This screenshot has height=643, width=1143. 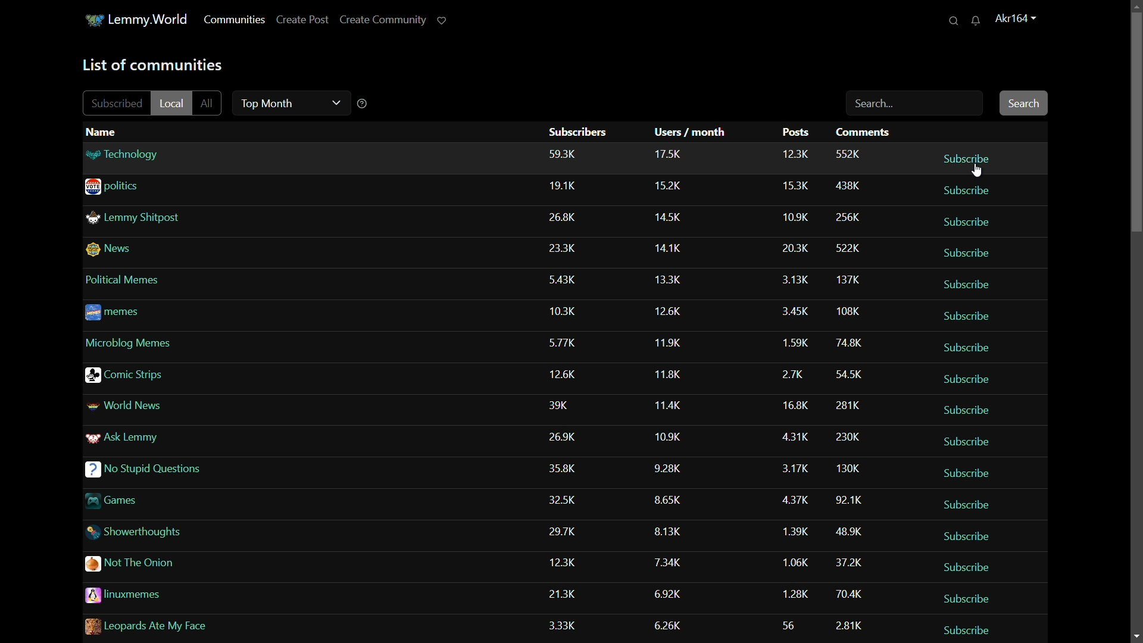 What do you see at coordinates (798, 186) in the screenshot?
I see `posts` at bounding box center [798, 186].